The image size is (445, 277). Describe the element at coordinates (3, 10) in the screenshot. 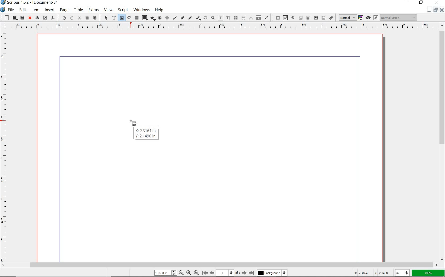

I see `SYSTEM ICON` at that location.